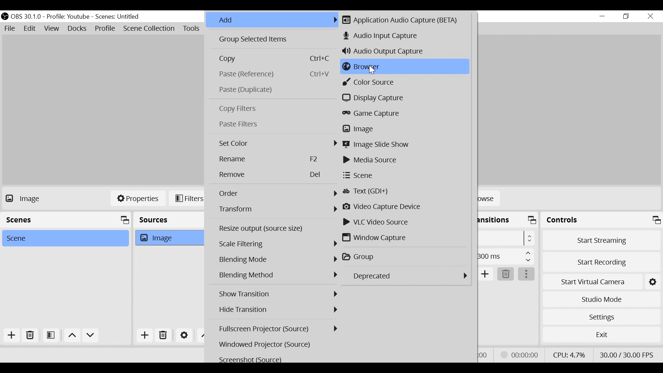  What do you see at coordinates (92, 336) in the screenshot?
I see `Move down` at bounding box center [92, 336].